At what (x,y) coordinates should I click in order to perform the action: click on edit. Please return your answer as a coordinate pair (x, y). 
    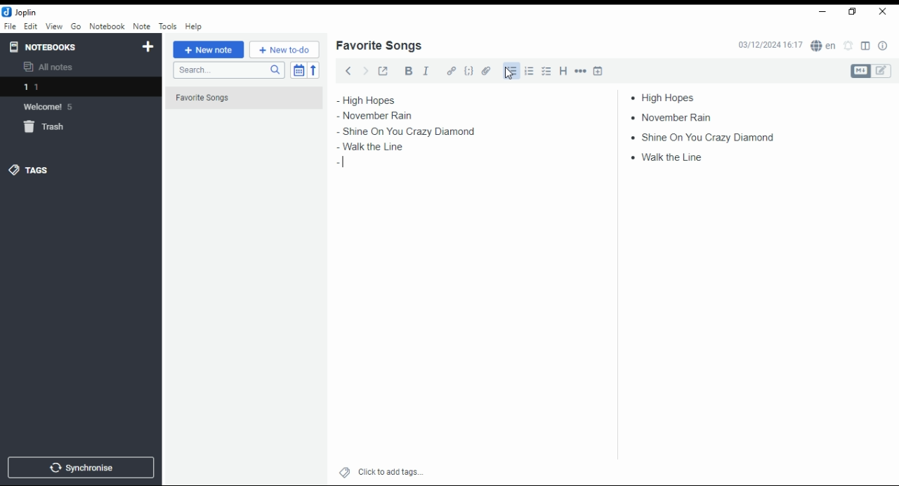
    Looking at the image, I should click on (30, 25).